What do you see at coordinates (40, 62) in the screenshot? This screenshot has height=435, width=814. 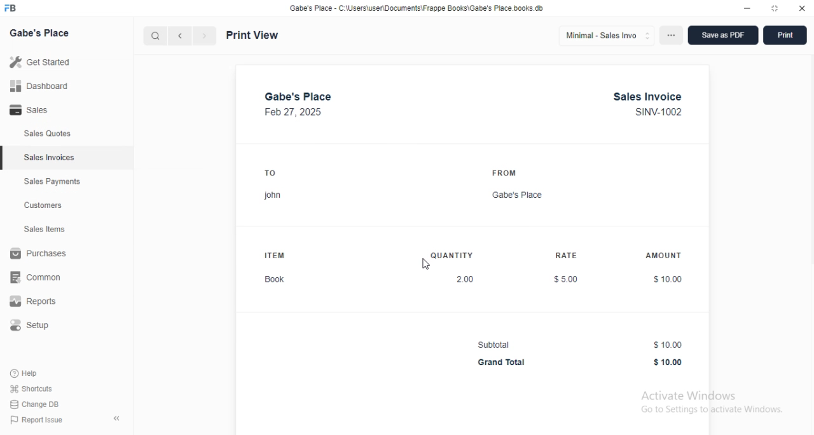 I see `get started` at bounding box center [40, 62].